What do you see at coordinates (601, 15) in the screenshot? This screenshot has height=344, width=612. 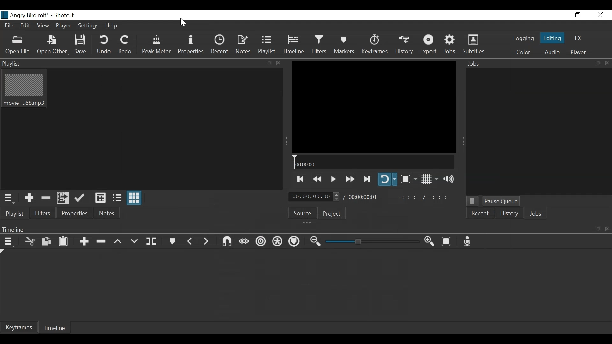 I see `Close` at bounding box center [601, 15].